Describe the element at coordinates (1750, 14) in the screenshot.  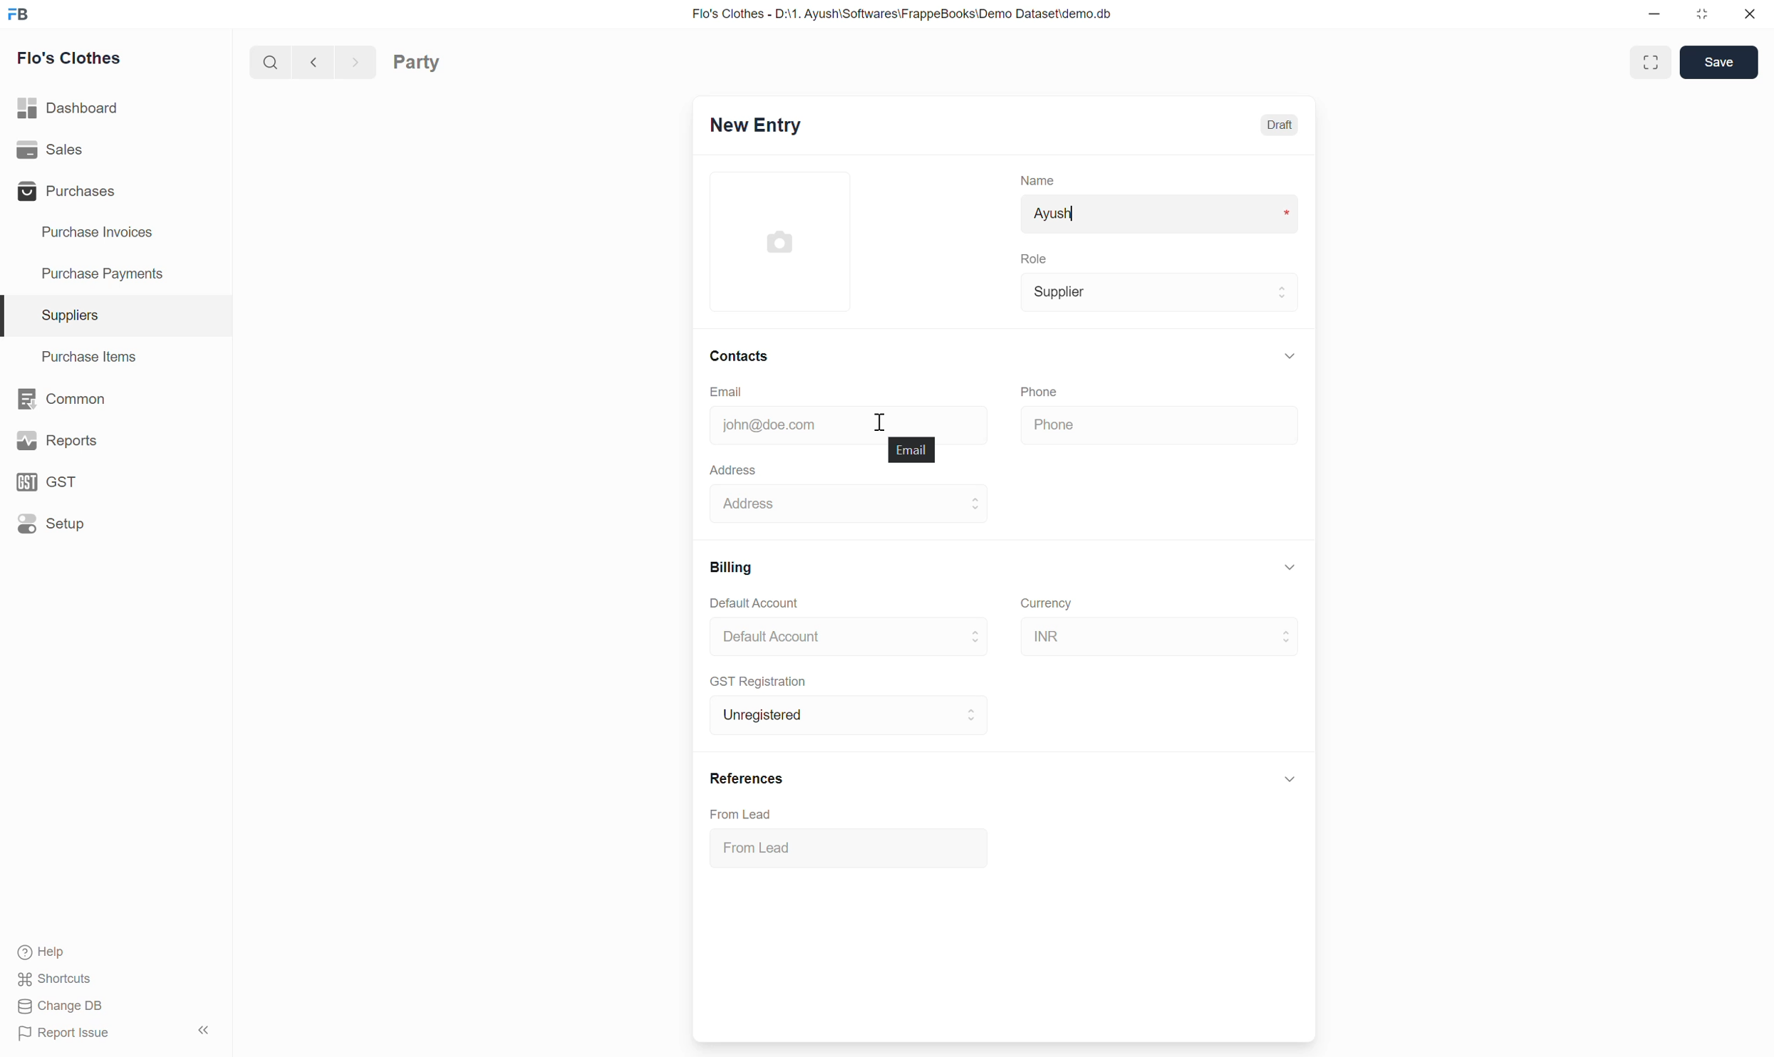
I see `Close` at that location.